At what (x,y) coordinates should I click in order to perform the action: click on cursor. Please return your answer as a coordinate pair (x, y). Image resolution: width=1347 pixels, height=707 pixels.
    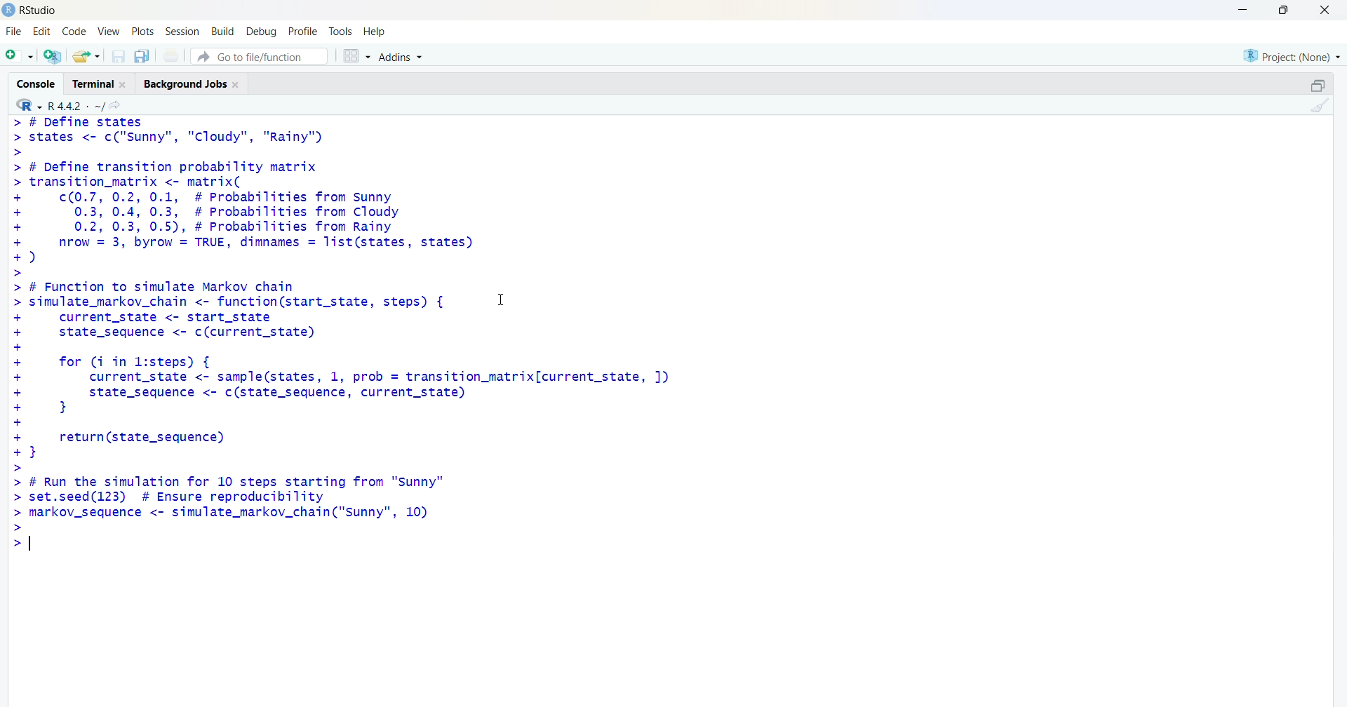
    Looking at the image, I should click on (507, 304).